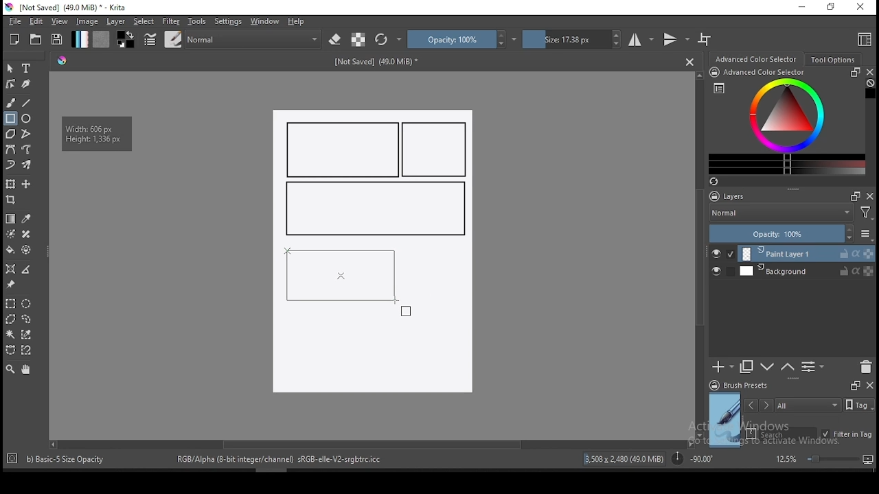 This screenshot has width=879, height=494. I want to click on scroll bar, so click(370, 443).